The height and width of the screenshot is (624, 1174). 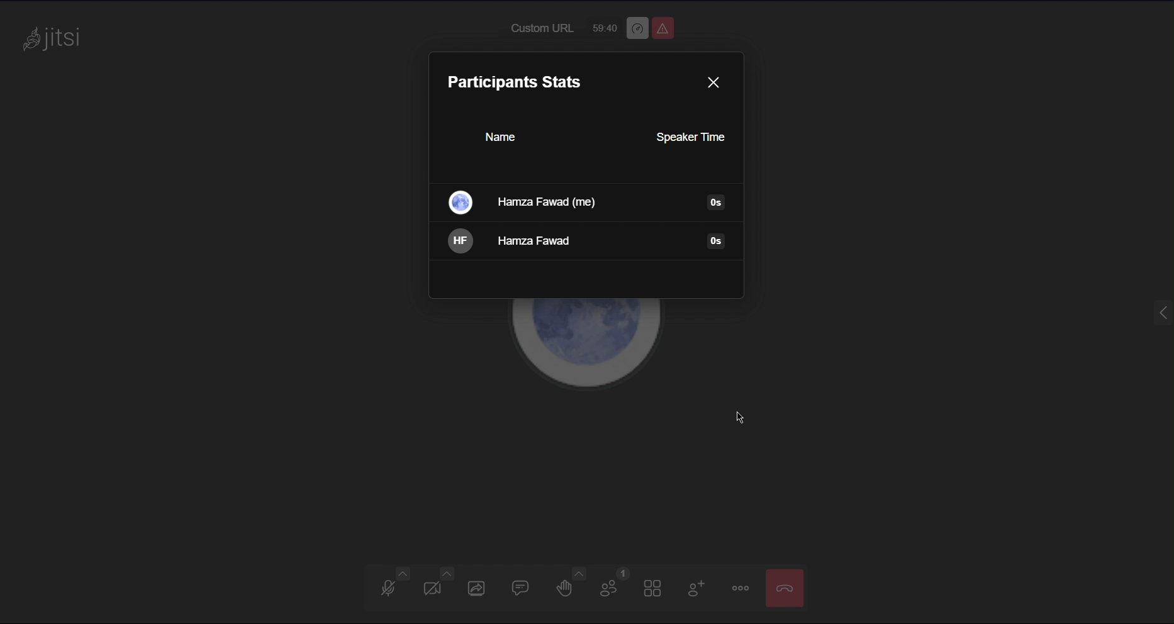 What do you see at coordinates (713, 202) in the screenshot?
I see `Information` at bounding box center [713, 202].